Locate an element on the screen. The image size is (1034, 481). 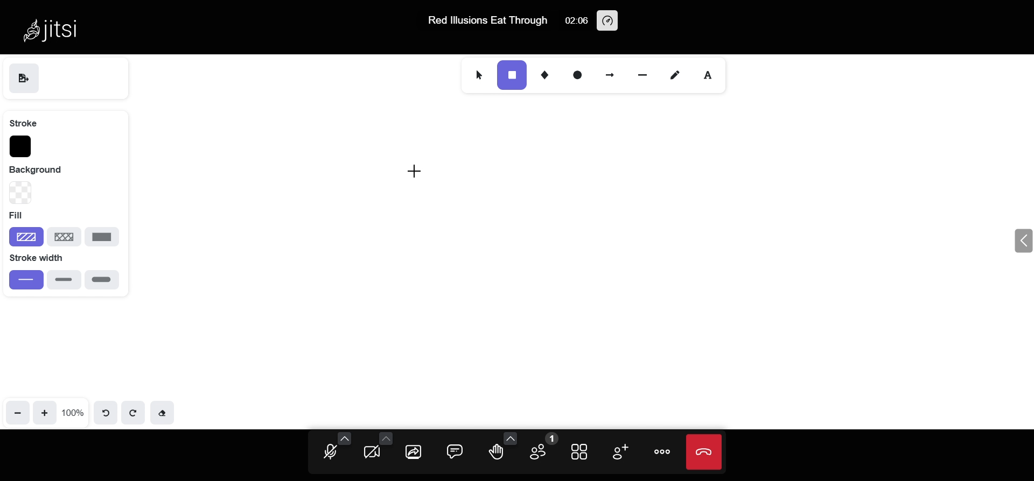
Red lllusions Eat Through is located at coordinates (484, 22).